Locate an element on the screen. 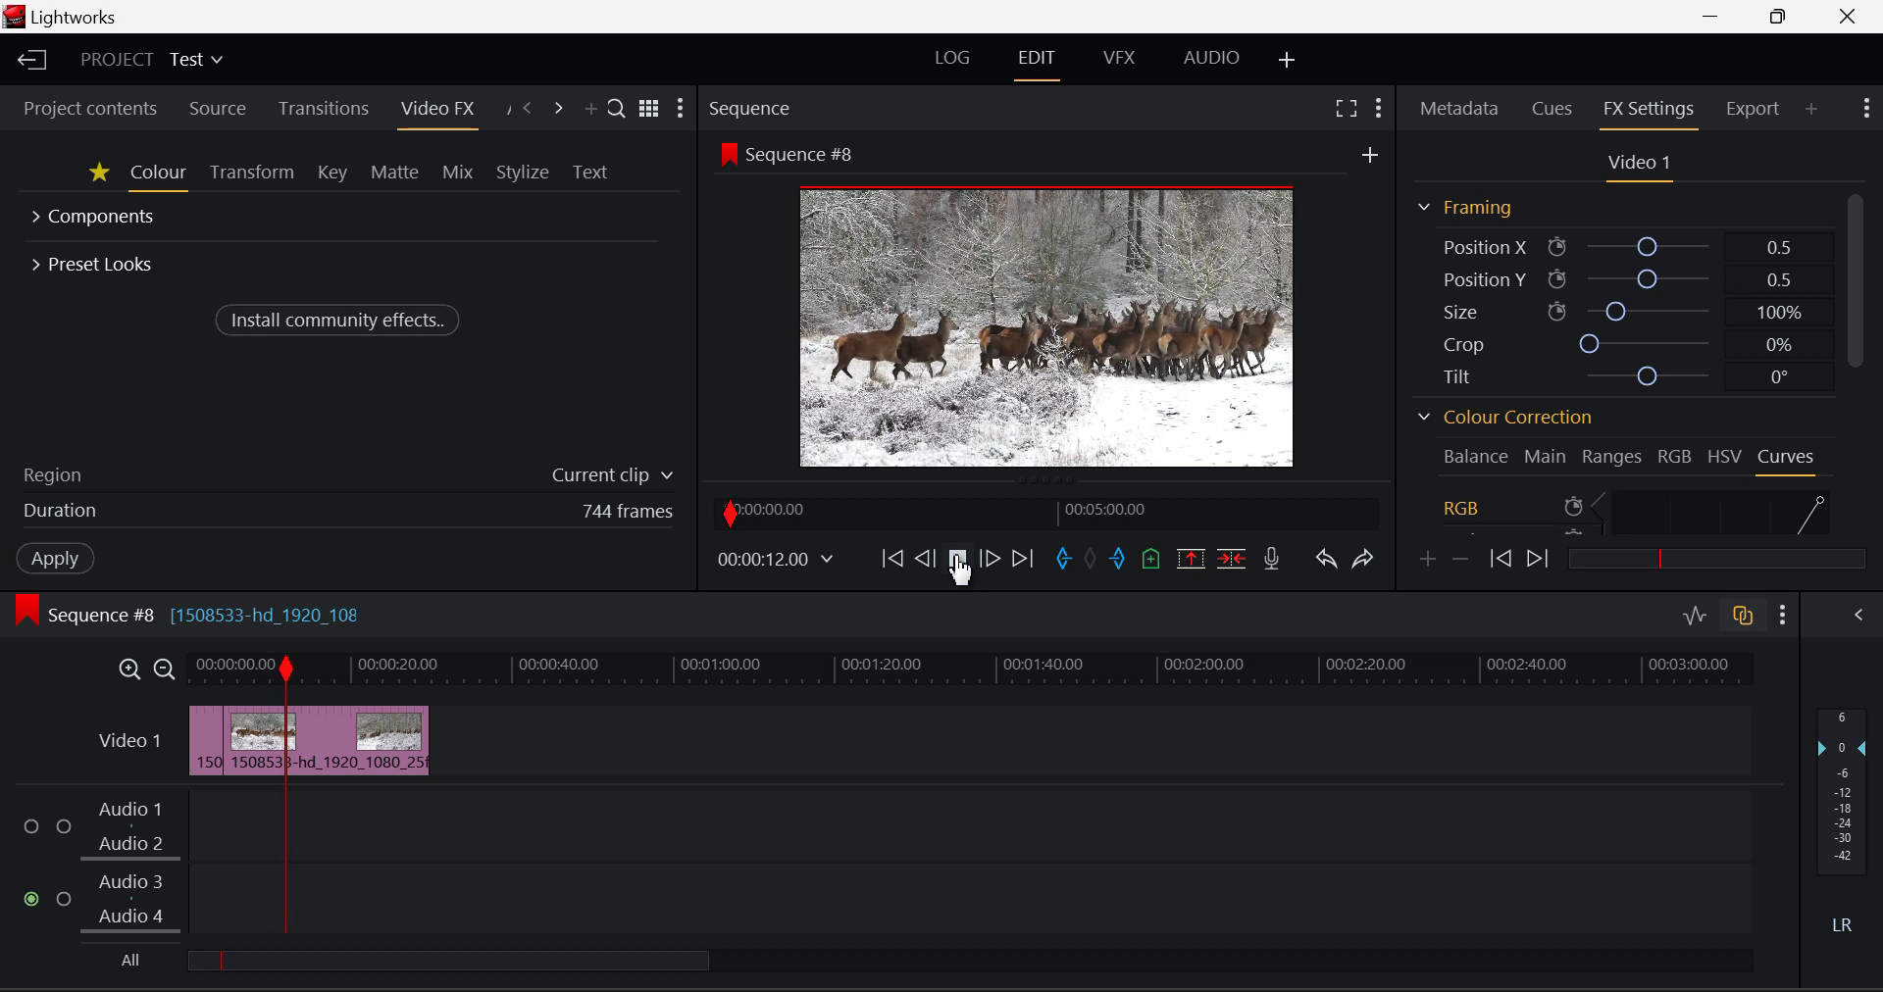 The height and width of the screenshot is (992, 1883). Show Settings is located at coordinates (683, 109).